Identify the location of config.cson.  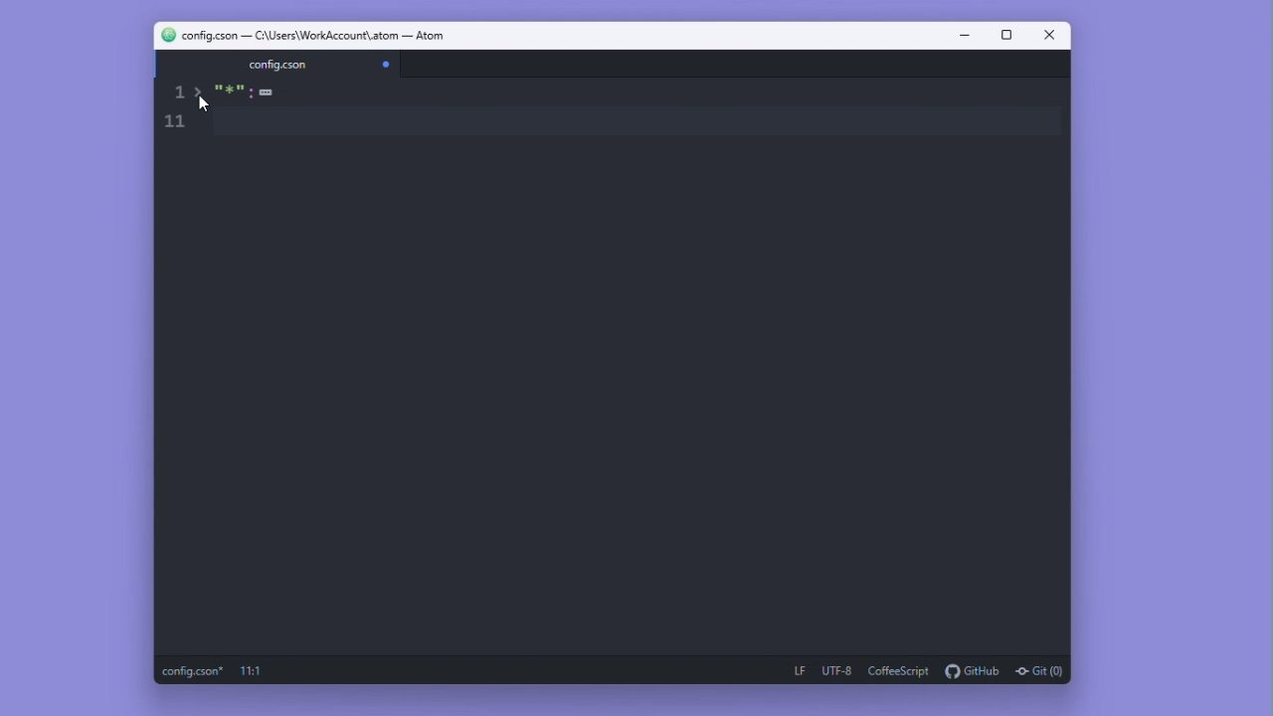
(279, 64).